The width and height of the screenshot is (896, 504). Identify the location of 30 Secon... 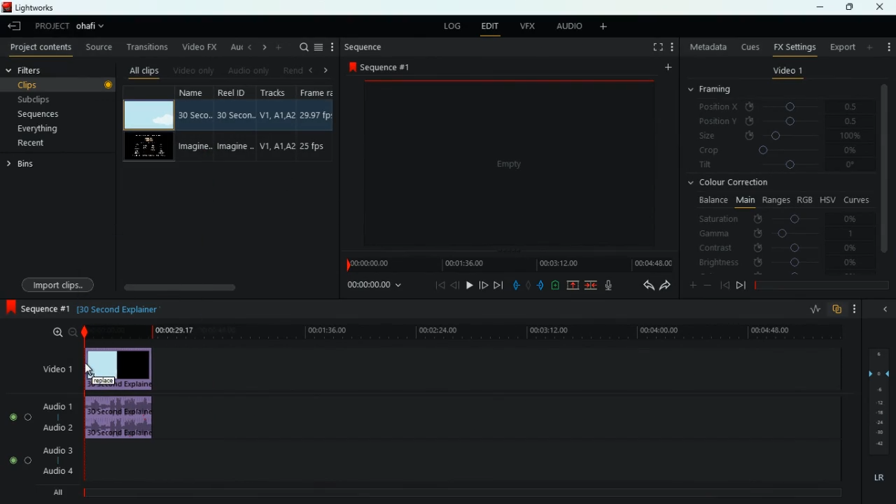
(237, 113).